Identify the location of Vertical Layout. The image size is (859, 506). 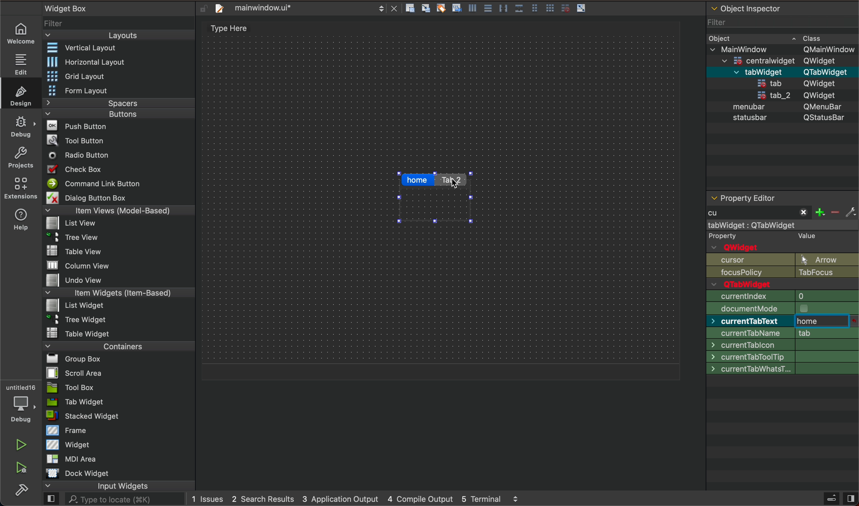
(80, 47).